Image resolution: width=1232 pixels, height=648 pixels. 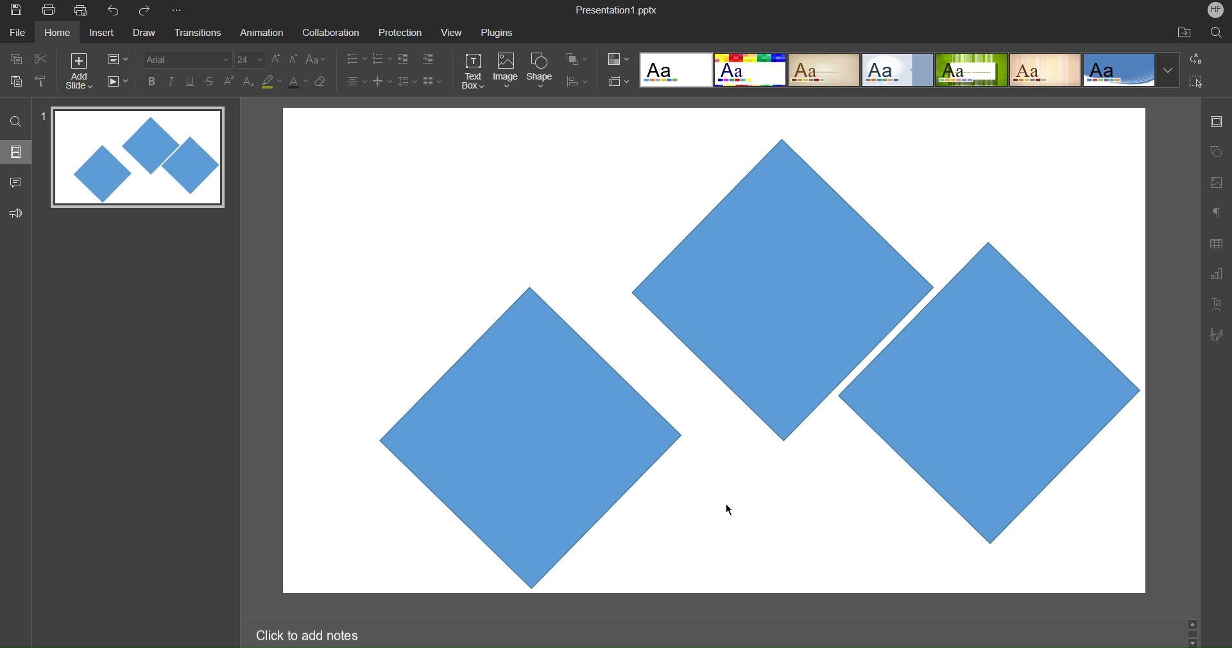 I want to click on Superscript, so click(x=230, y=81).